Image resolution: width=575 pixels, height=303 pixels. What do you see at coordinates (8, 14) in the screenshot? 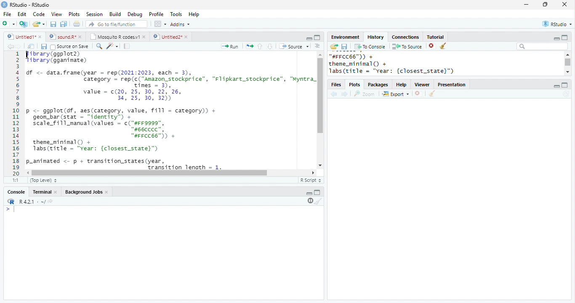
I see `File` at bounding box center [8, 14].